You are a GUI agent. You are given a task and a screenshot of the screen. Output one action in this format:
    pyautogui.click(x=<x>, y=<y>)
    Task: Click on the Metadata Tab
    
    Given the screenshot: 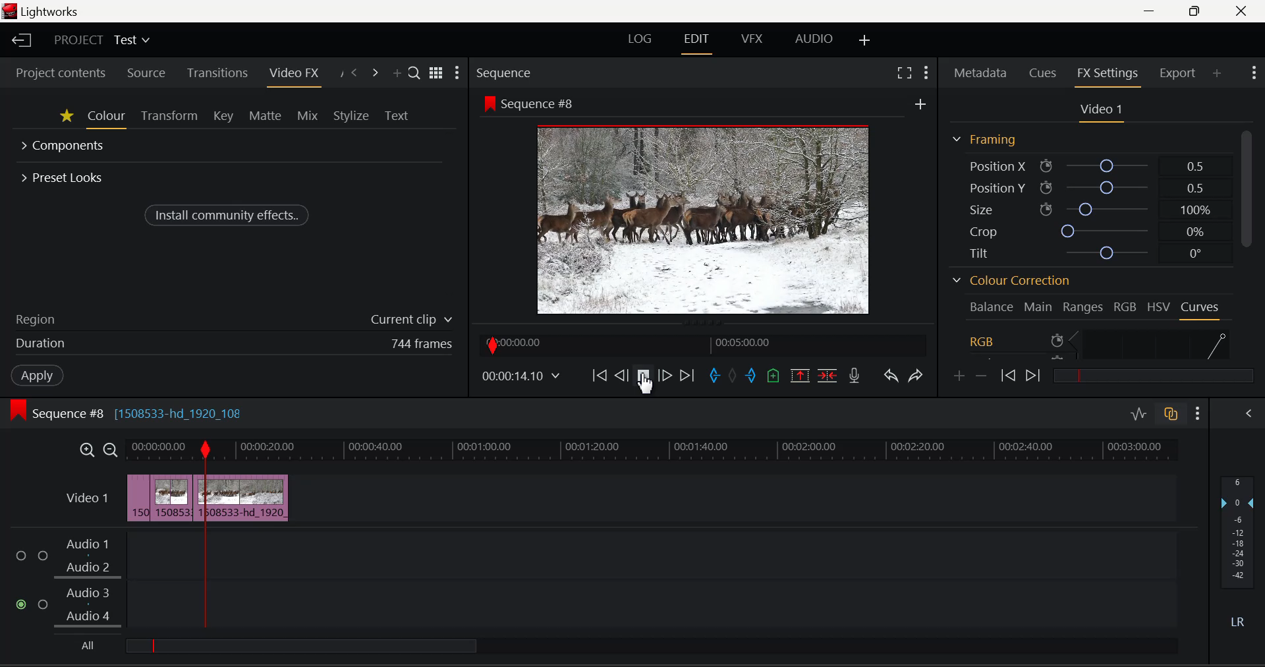 What is the action you would take?
    pyautogui.click(x=980, y=74)
    